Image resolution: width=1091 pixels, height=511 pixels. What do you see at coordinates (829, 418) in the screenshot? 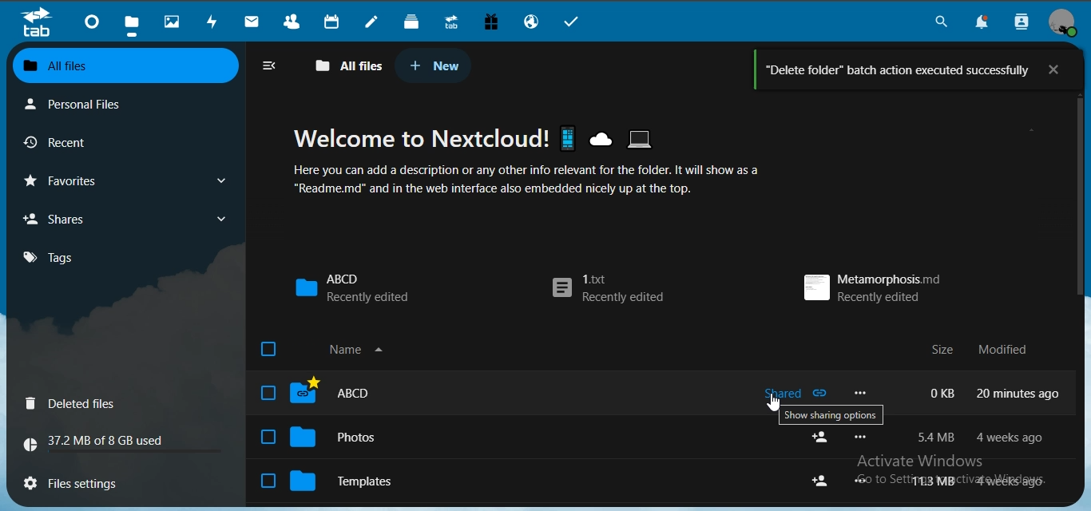
I see `Show sharing options` at bounding box center [829, 418].